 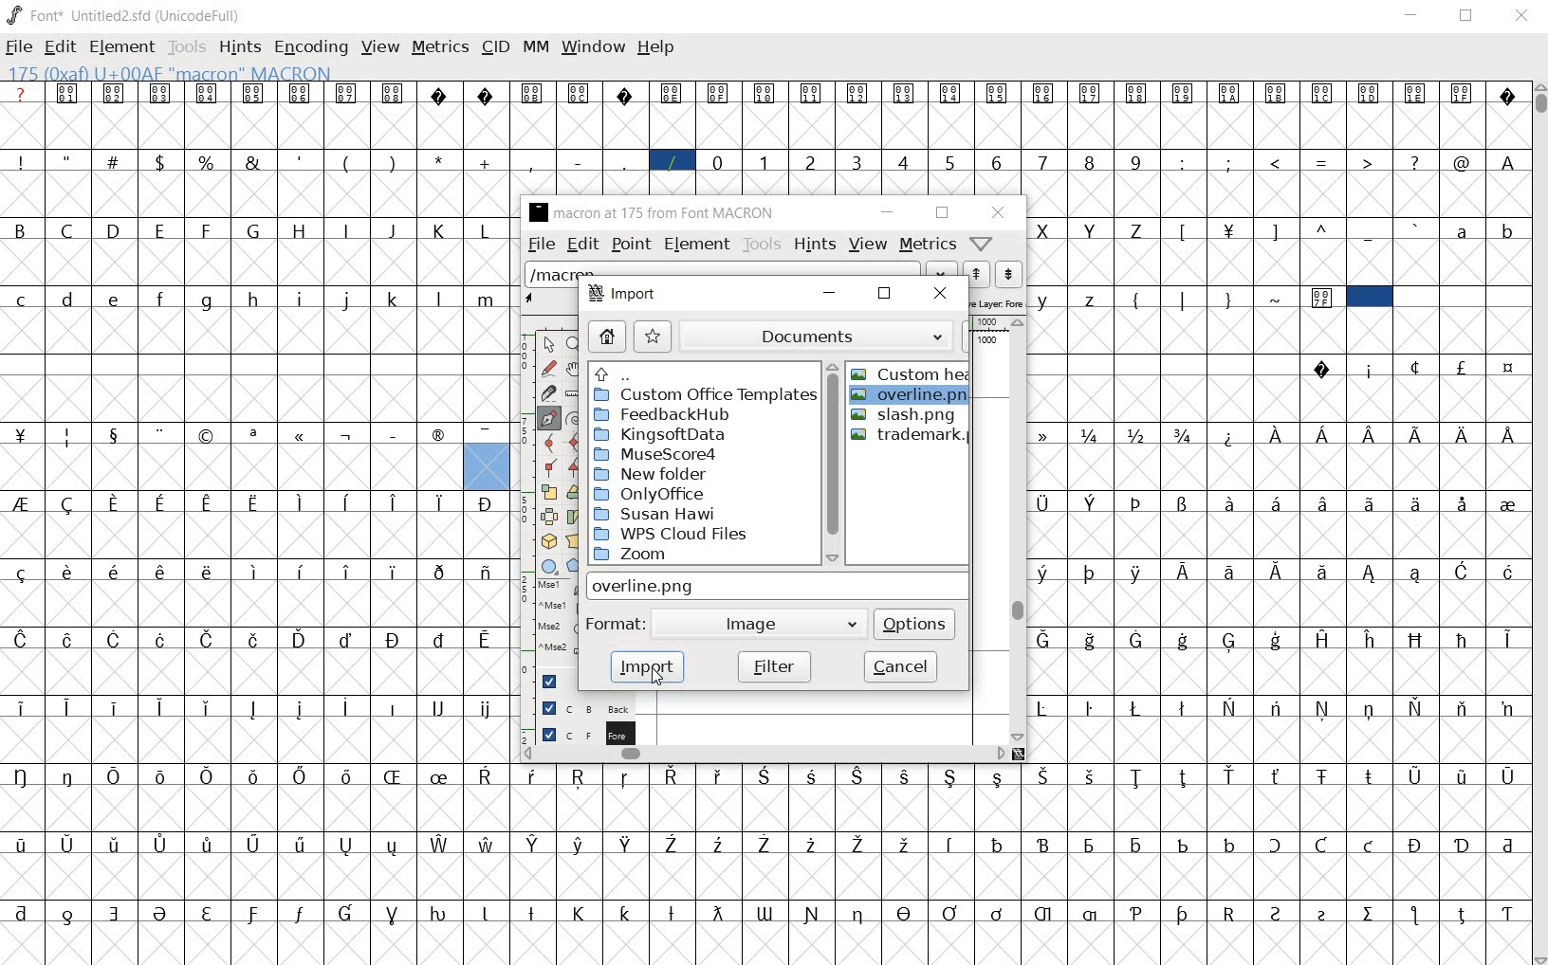 I want to click on Symbol, so click(x=209, y=502).